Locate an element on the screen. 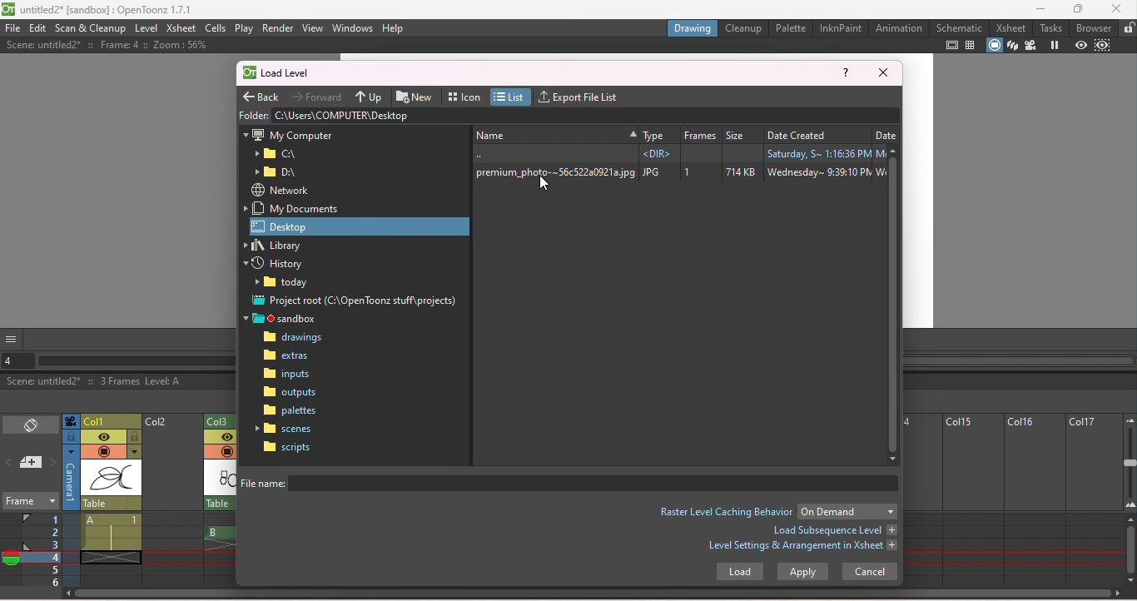  Preview visibility toggle is located at coordinates (103, 437).